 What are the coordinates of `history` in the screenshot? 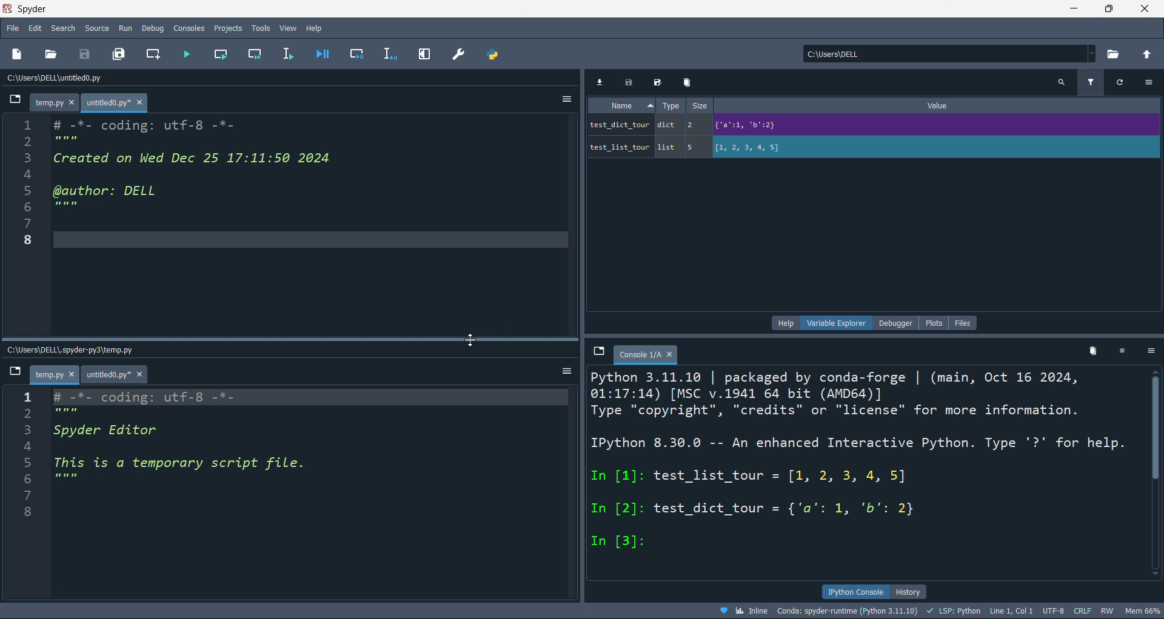 It's located at (911, 591).